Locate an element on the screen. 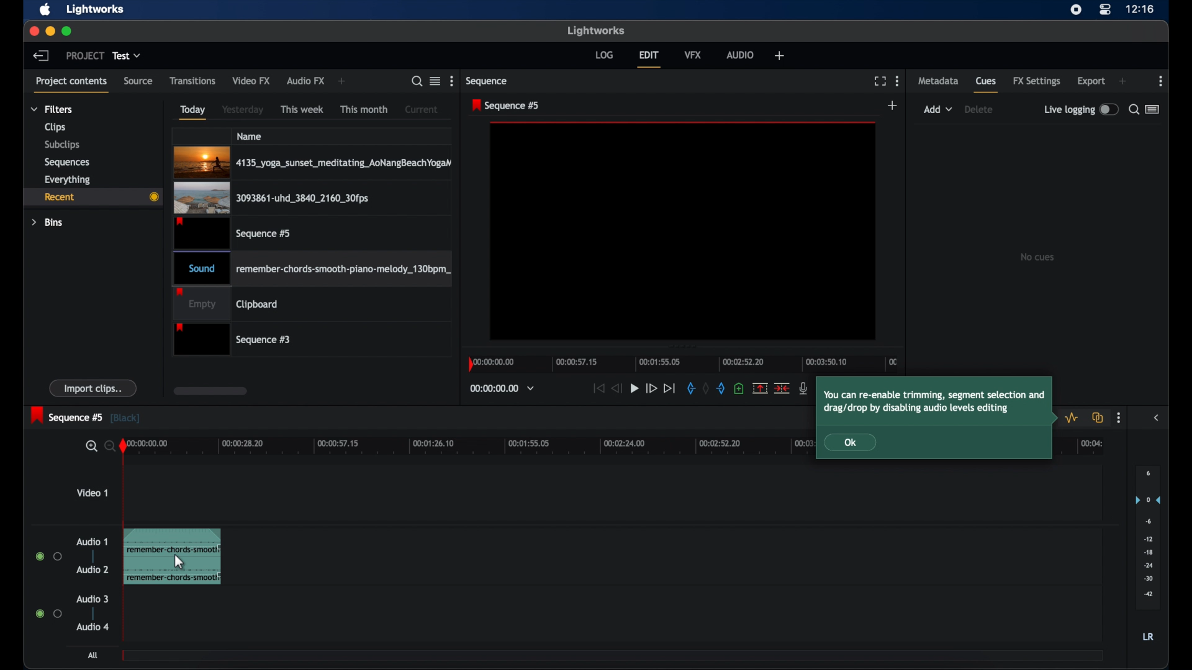 The width and height of the screenshot is (1192, 670). audio clip is located at coordinates (140, 558).